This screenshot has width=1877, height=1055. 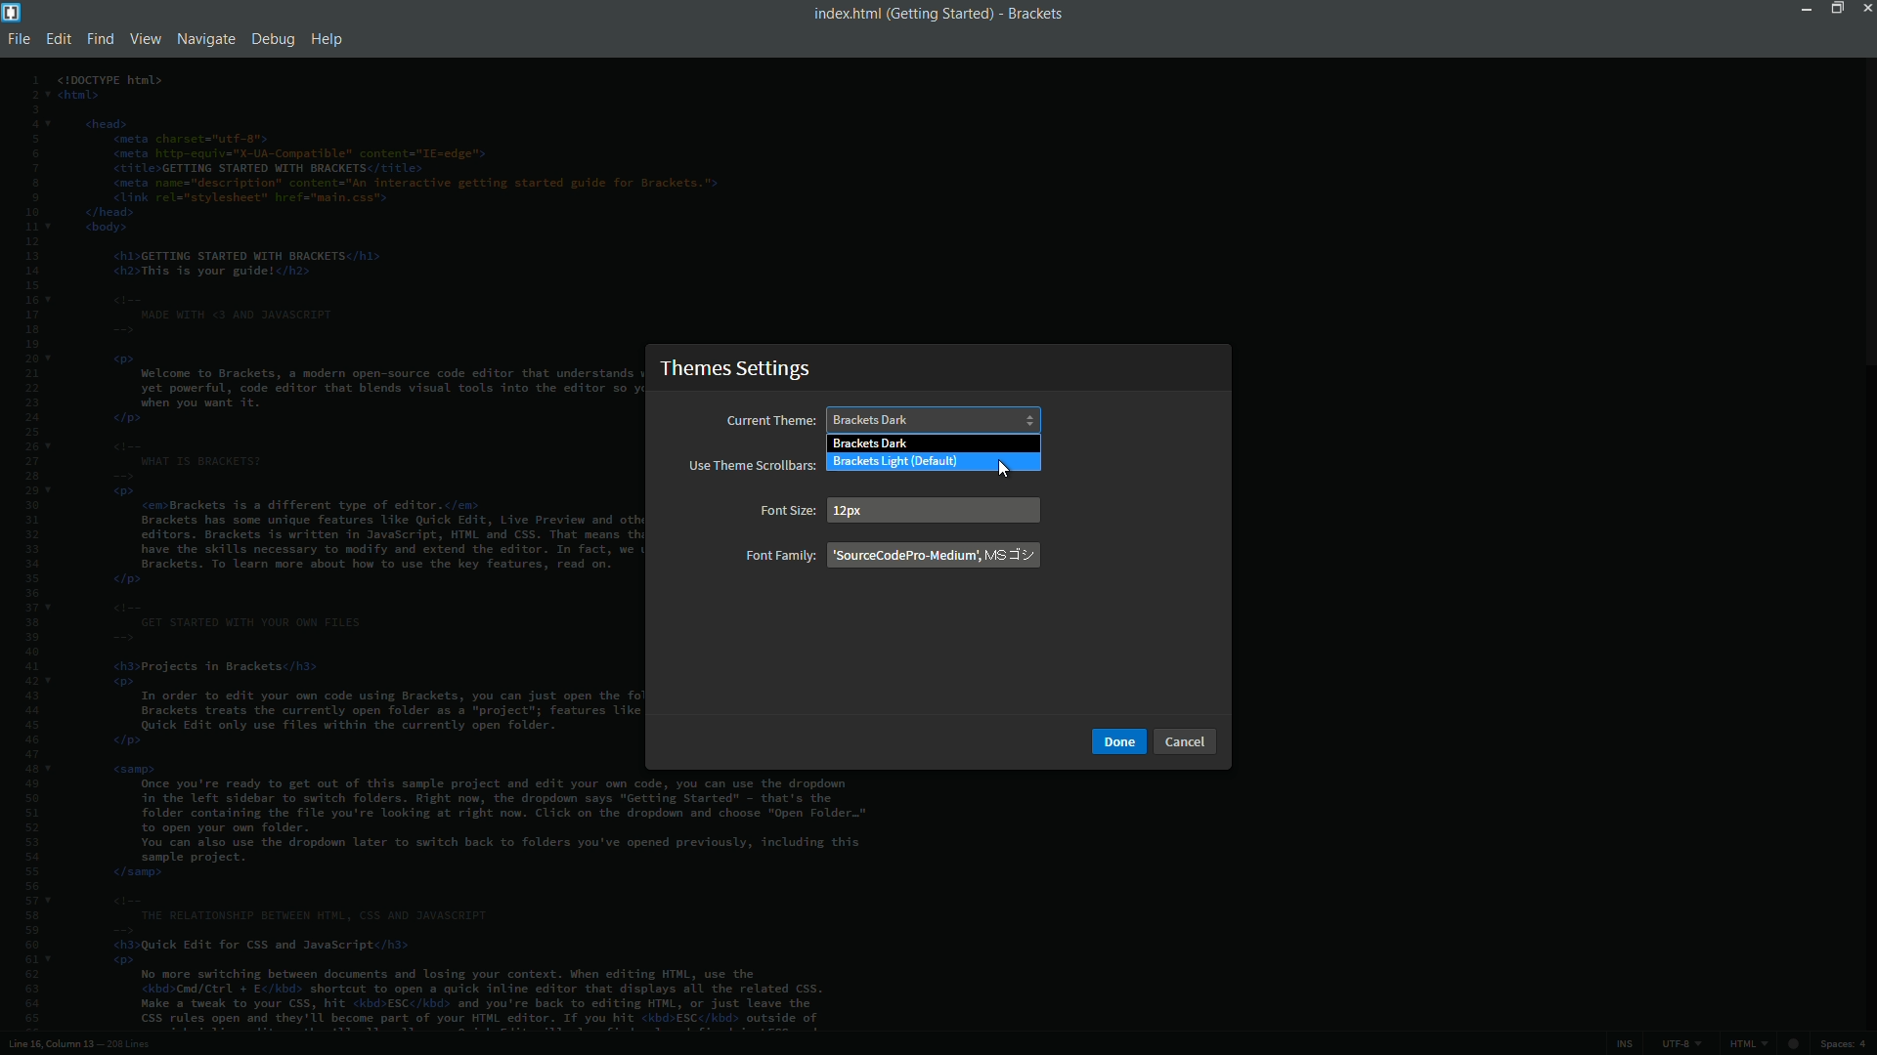 I want to click on view menu, so click(x=146, y=40).